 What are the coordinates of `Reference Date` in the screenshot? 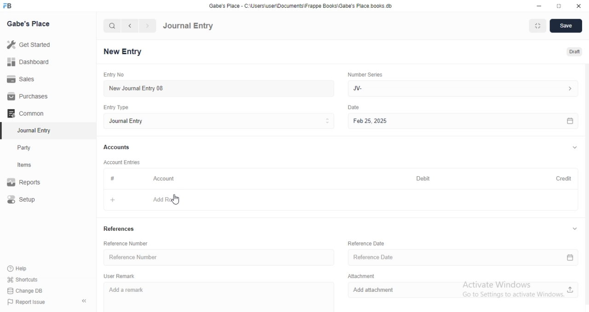 It's located at (462, 257).